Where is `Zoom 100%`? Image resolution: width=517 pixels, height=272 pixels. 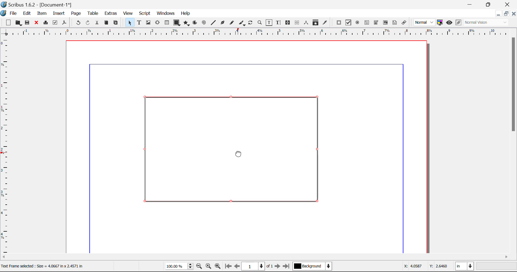 Zoom 100% is located at coordinates (179, 267).